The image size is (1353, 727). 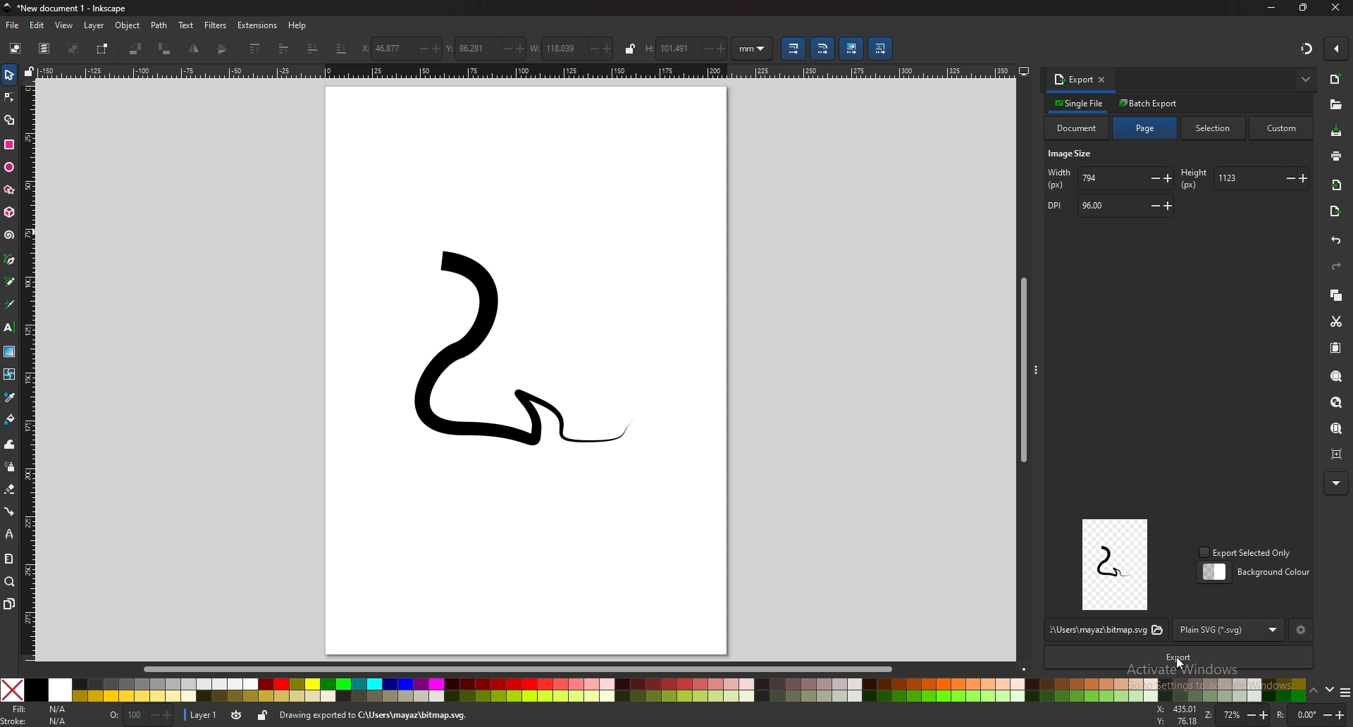 I want to click on batch export, so click(x=1149, y=103).